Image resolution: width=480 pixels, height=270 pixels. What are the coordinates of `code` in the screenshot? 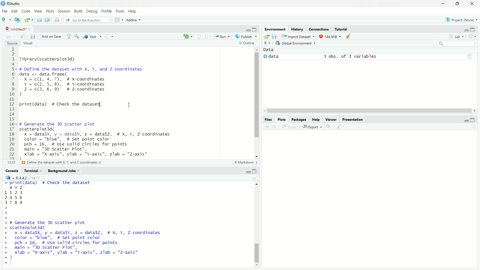 It's located at (26, 11).